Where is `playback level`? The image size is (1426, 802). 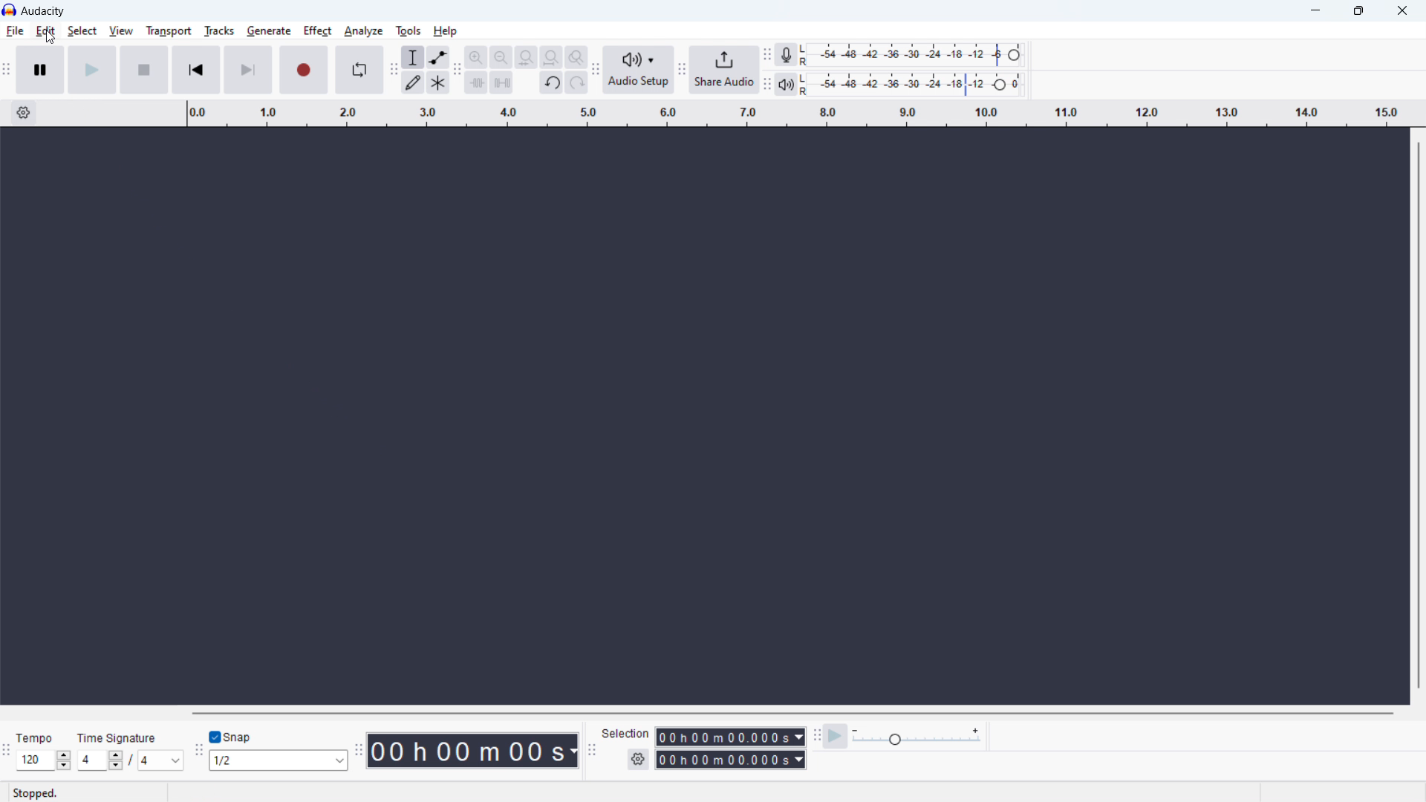
playback level is located at coordinates (916, 83).